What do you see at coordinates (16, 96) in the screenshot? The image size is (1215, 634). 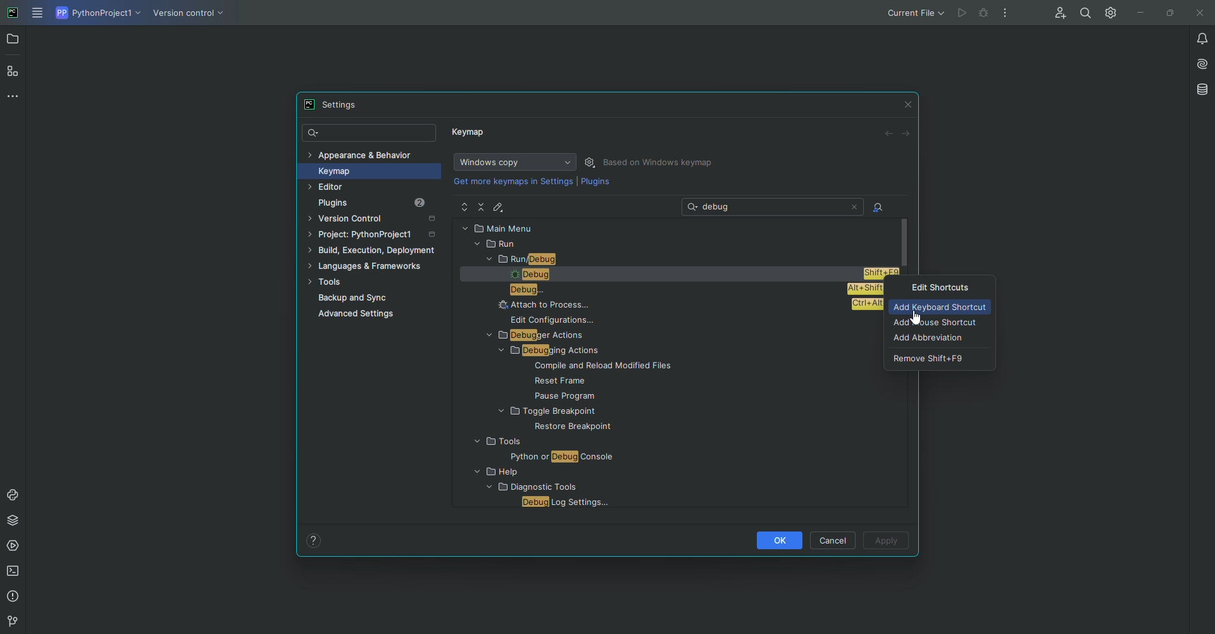 I see `More Tools` at bounding box center [16, 96].